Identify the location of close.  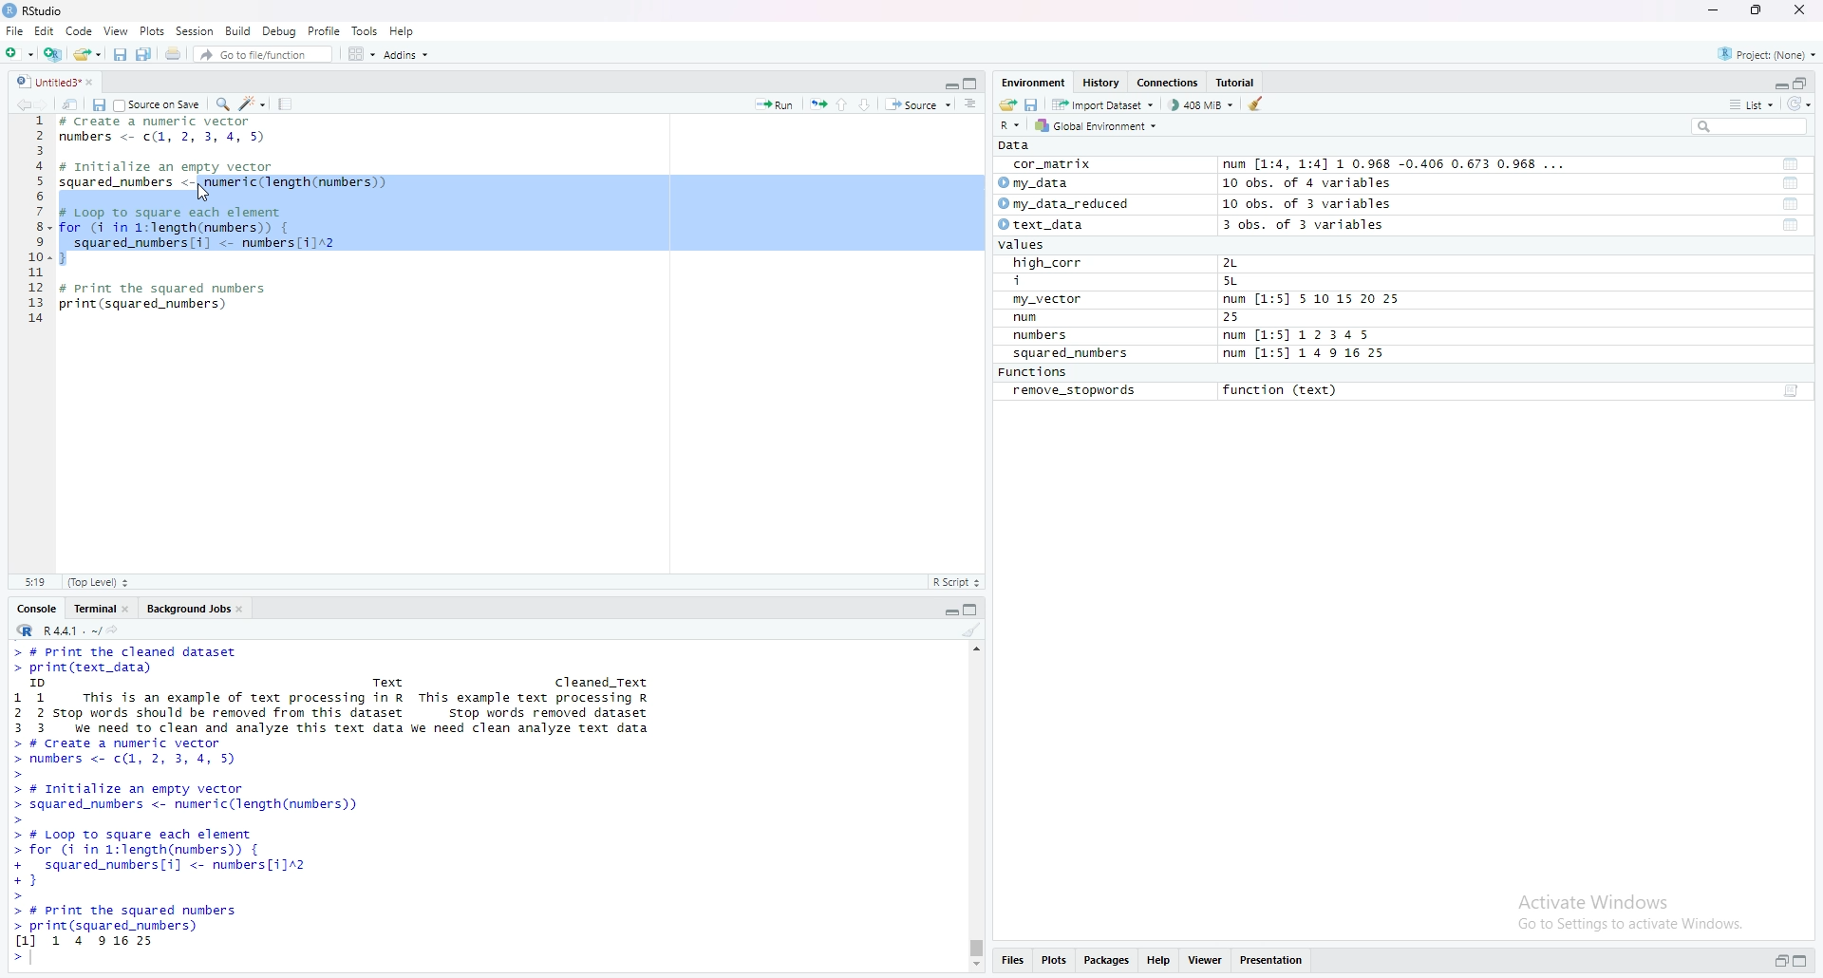
(129, 607).